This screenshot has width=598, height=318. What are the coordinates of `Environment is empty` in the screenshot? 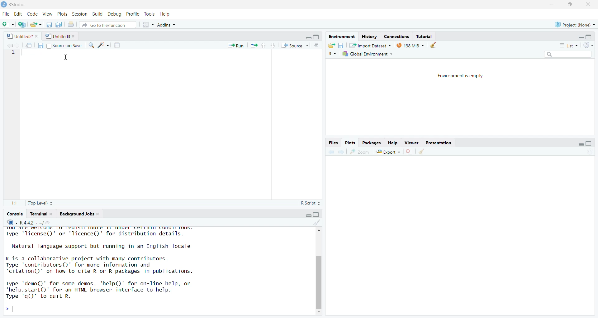 It's located at (460, 76).